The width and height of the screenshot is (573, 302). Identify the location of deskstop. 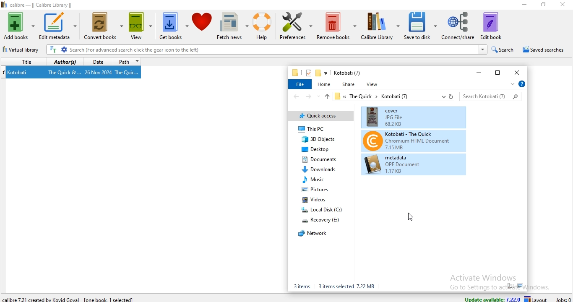
(315, 149).